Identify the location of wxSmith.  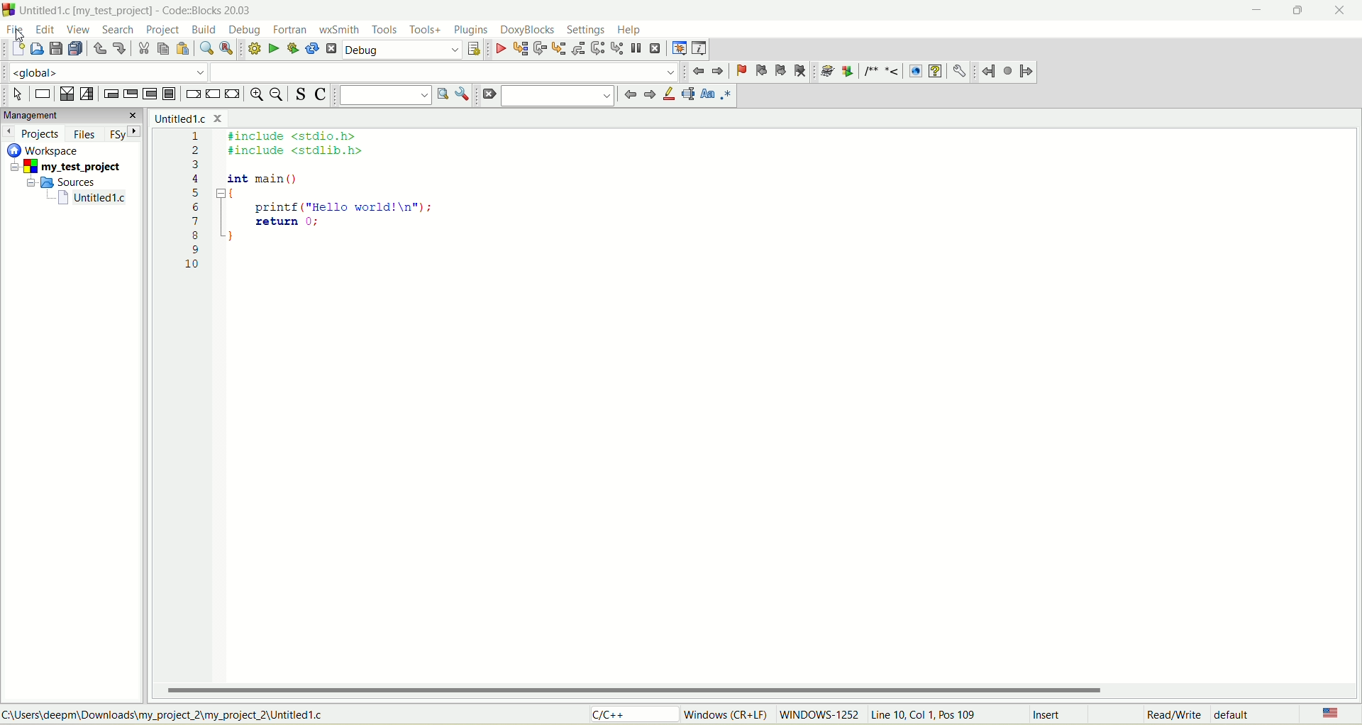
(341, 31).